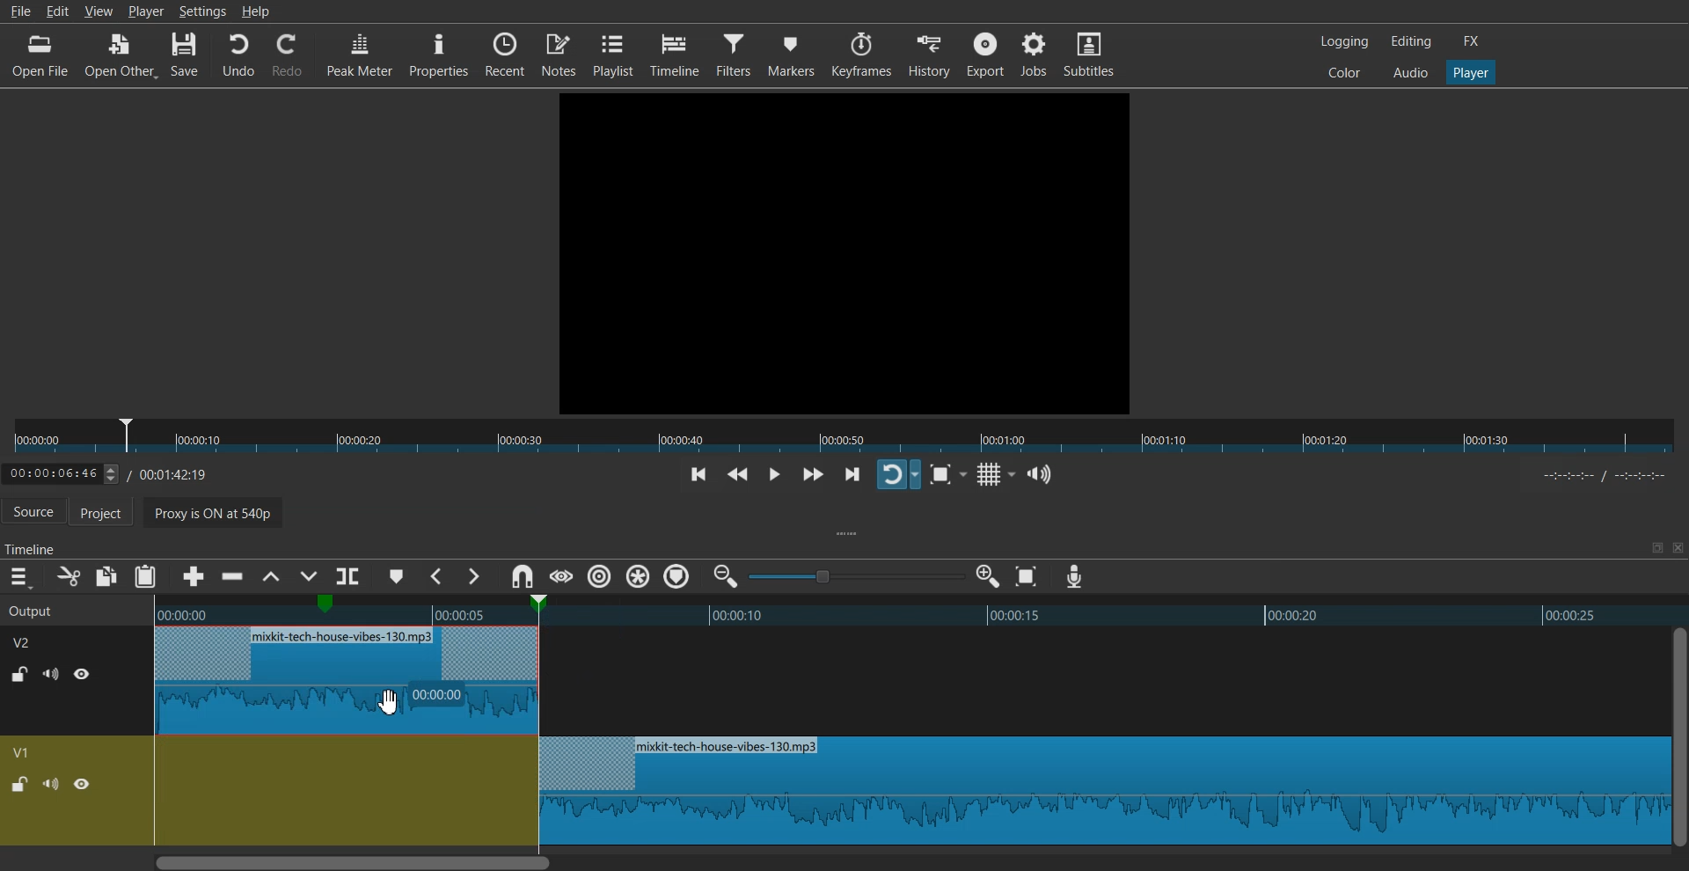 The image size is (1689, 871). What do you see at coordinates (613, 54) in the screenshot?
I see `Playlist` at bounding box center [613, 54].